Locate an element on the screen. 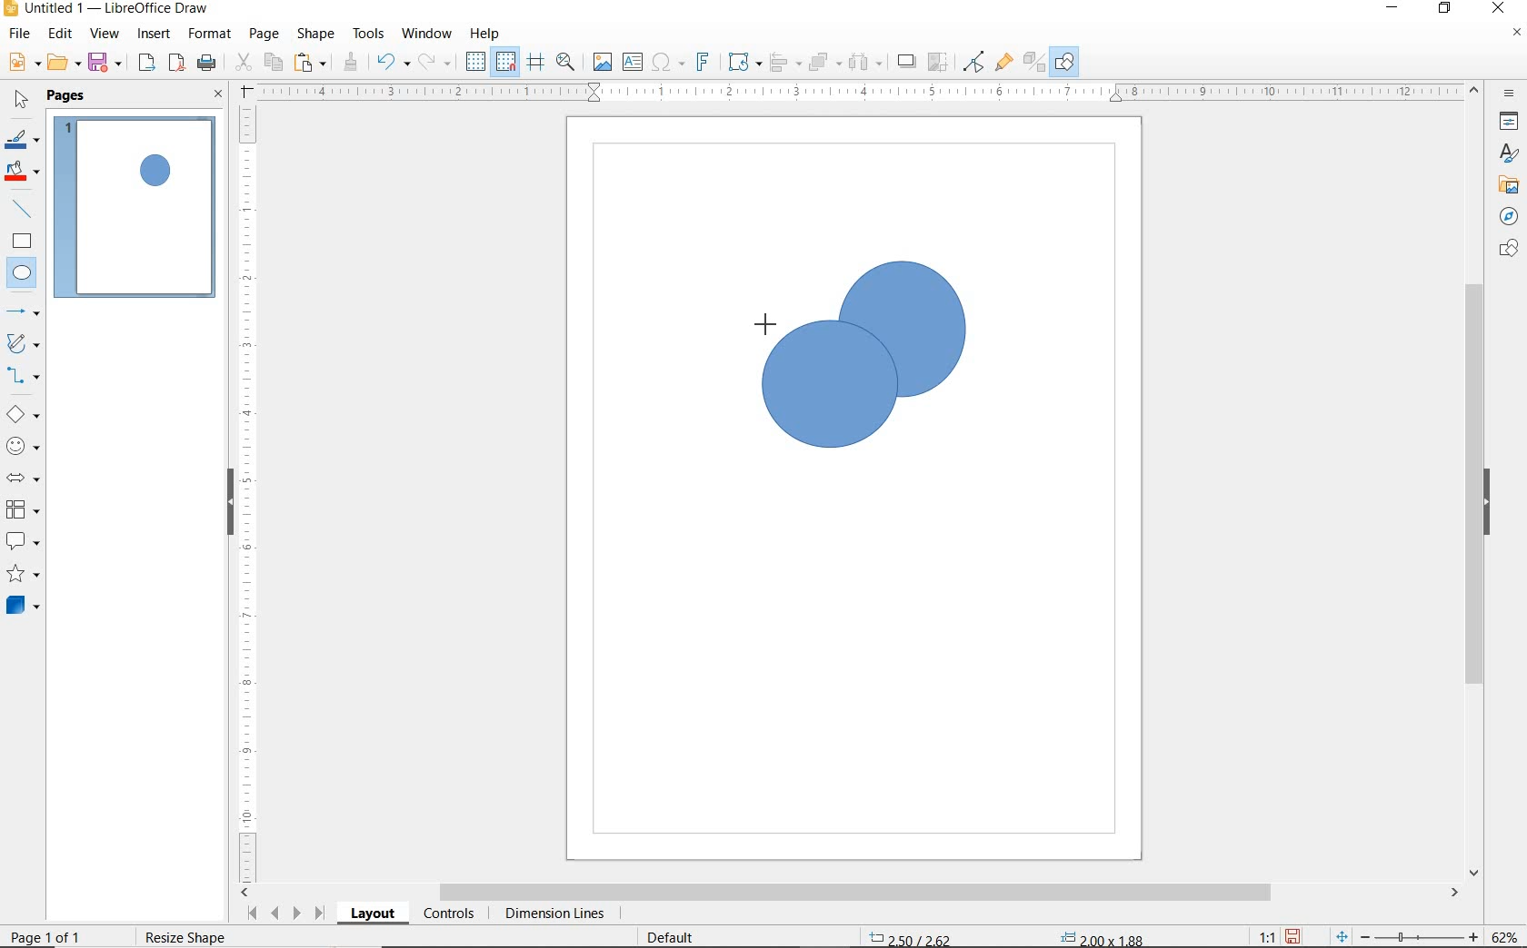 This screenshot has height=948, width=1527. WINDOW is located at coordinates (426, 34).